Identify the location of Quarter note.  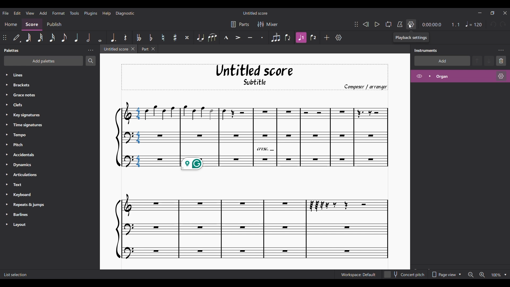
(76, 37).